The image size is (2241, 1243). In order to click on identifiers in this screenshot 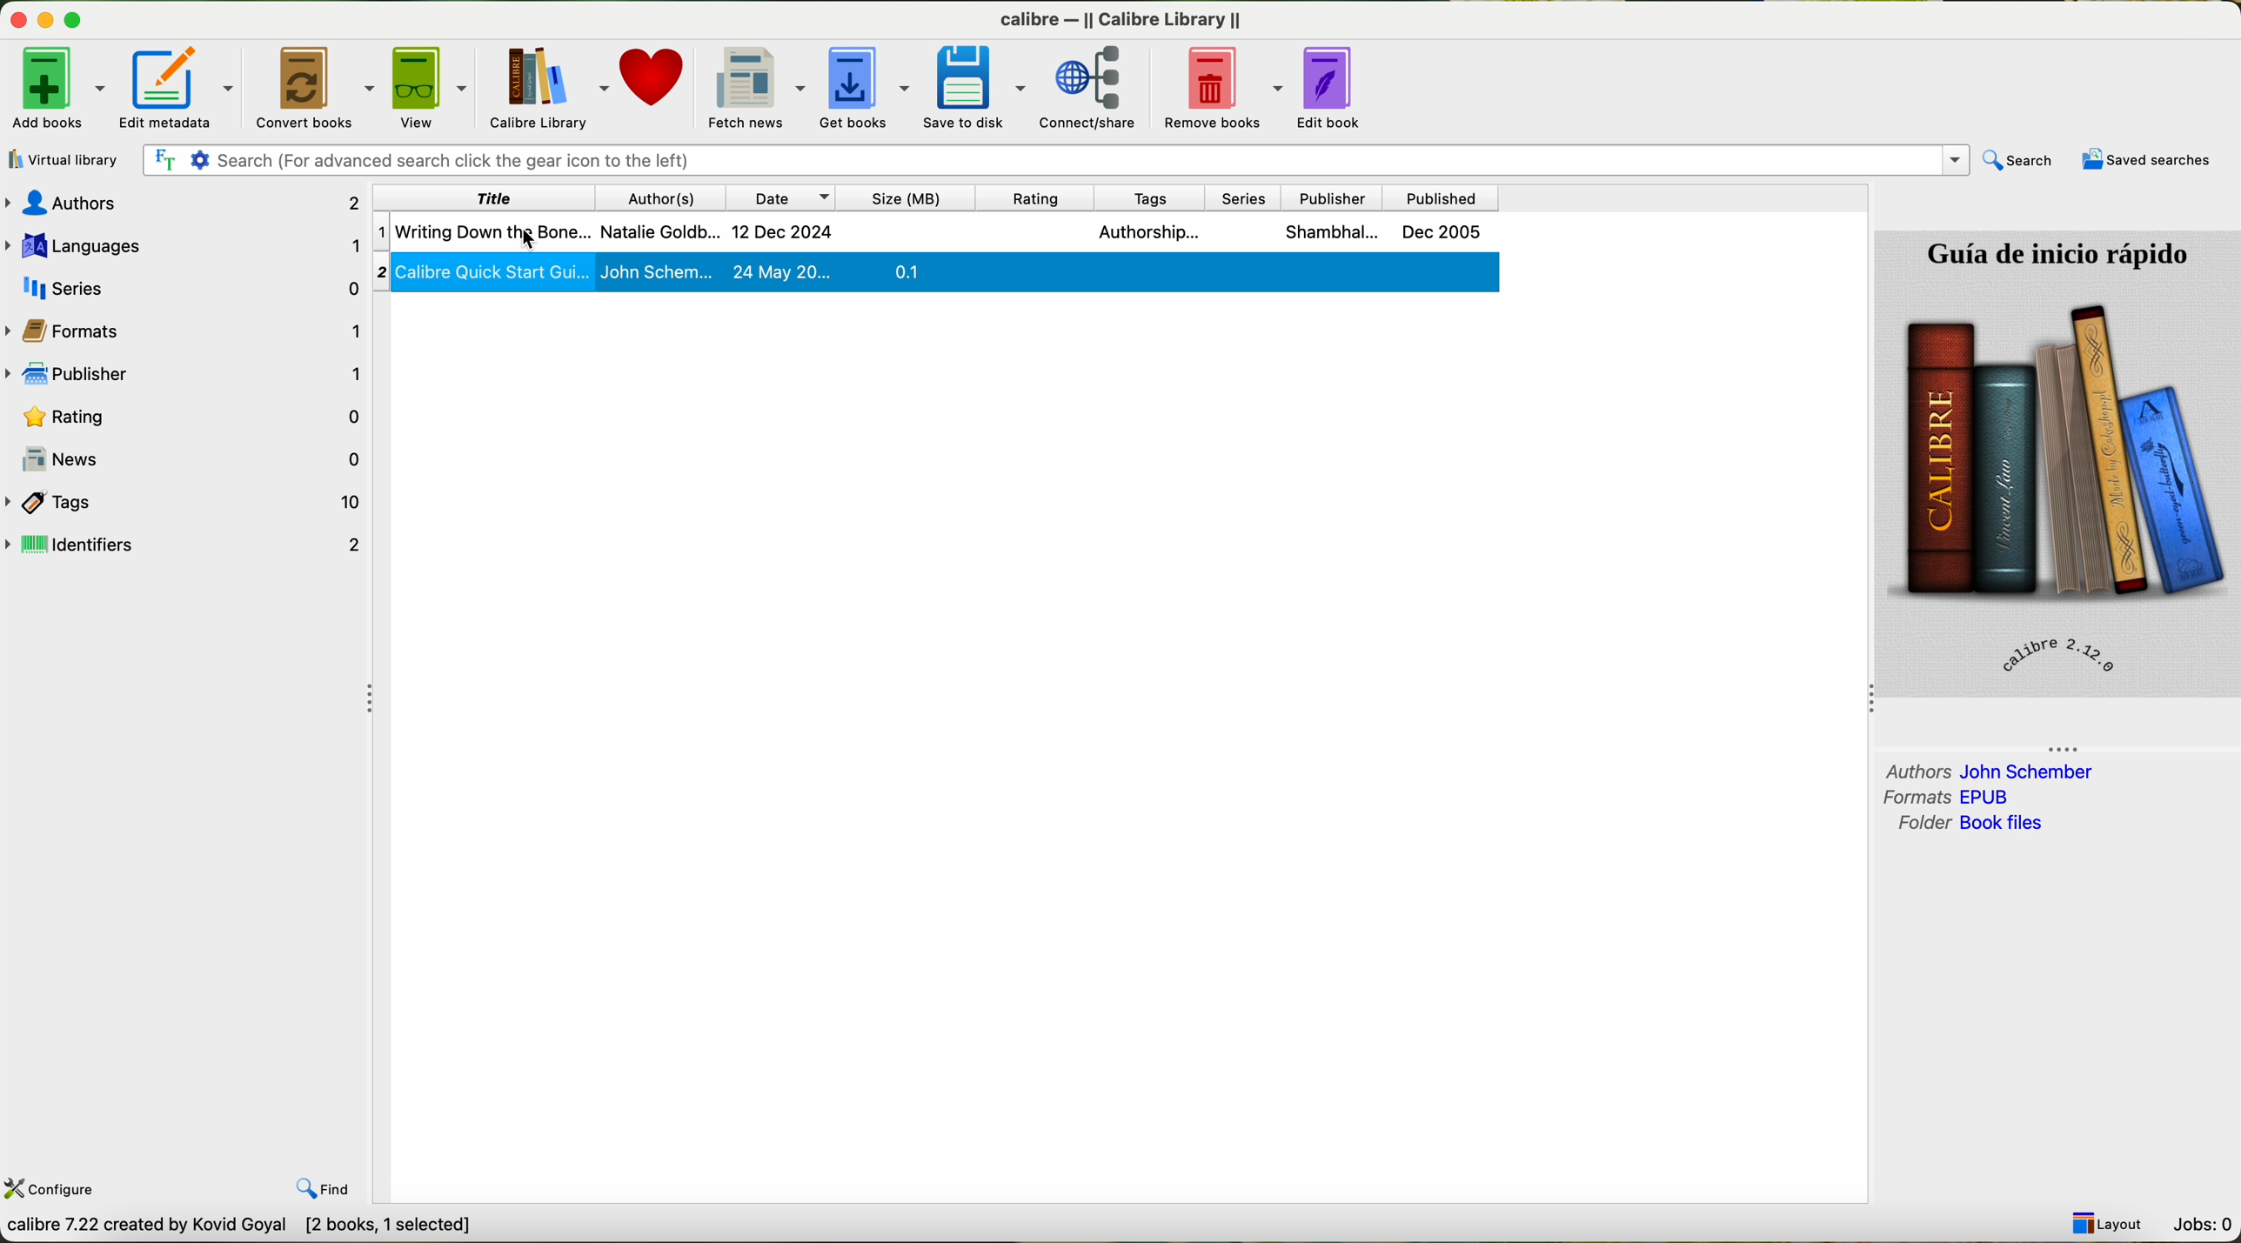, I will do `click(189, 545)`.